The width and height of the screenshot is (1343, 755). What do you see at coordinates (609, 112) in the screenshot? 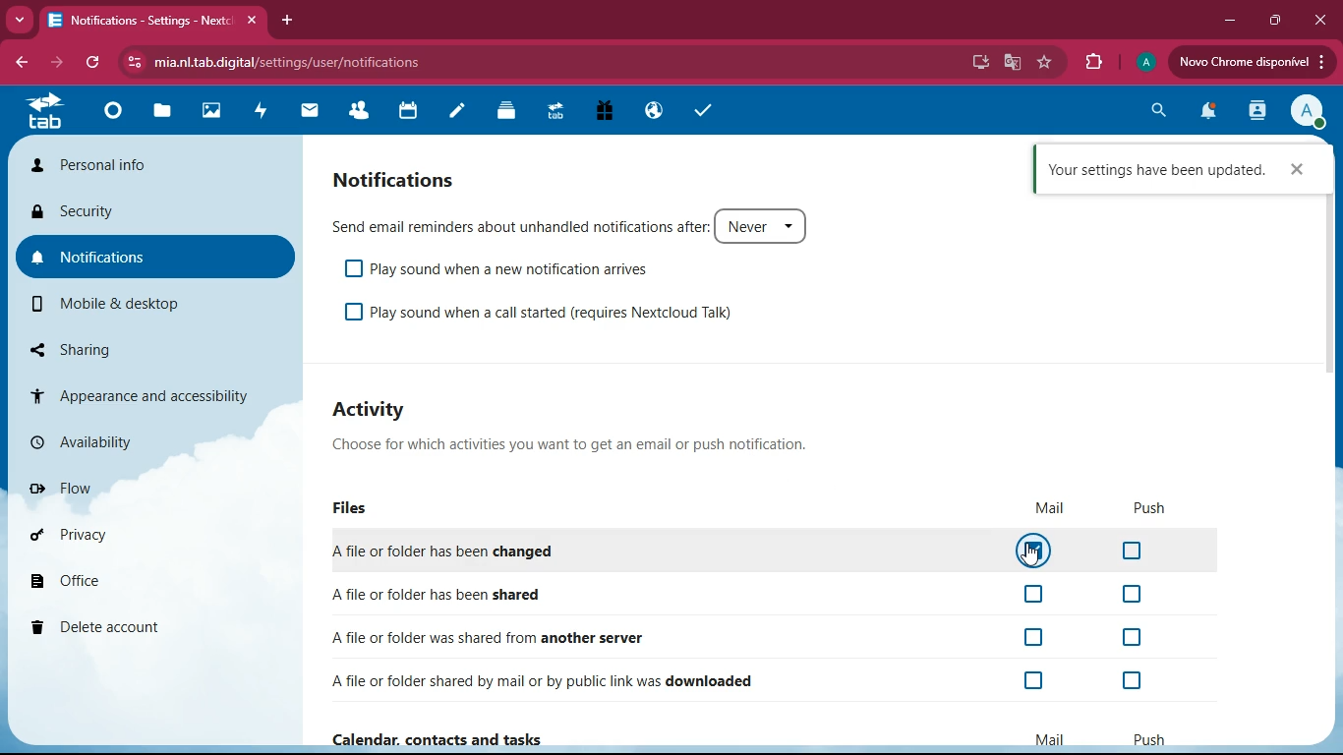
I see `gift` at bounding box center [609, 112].